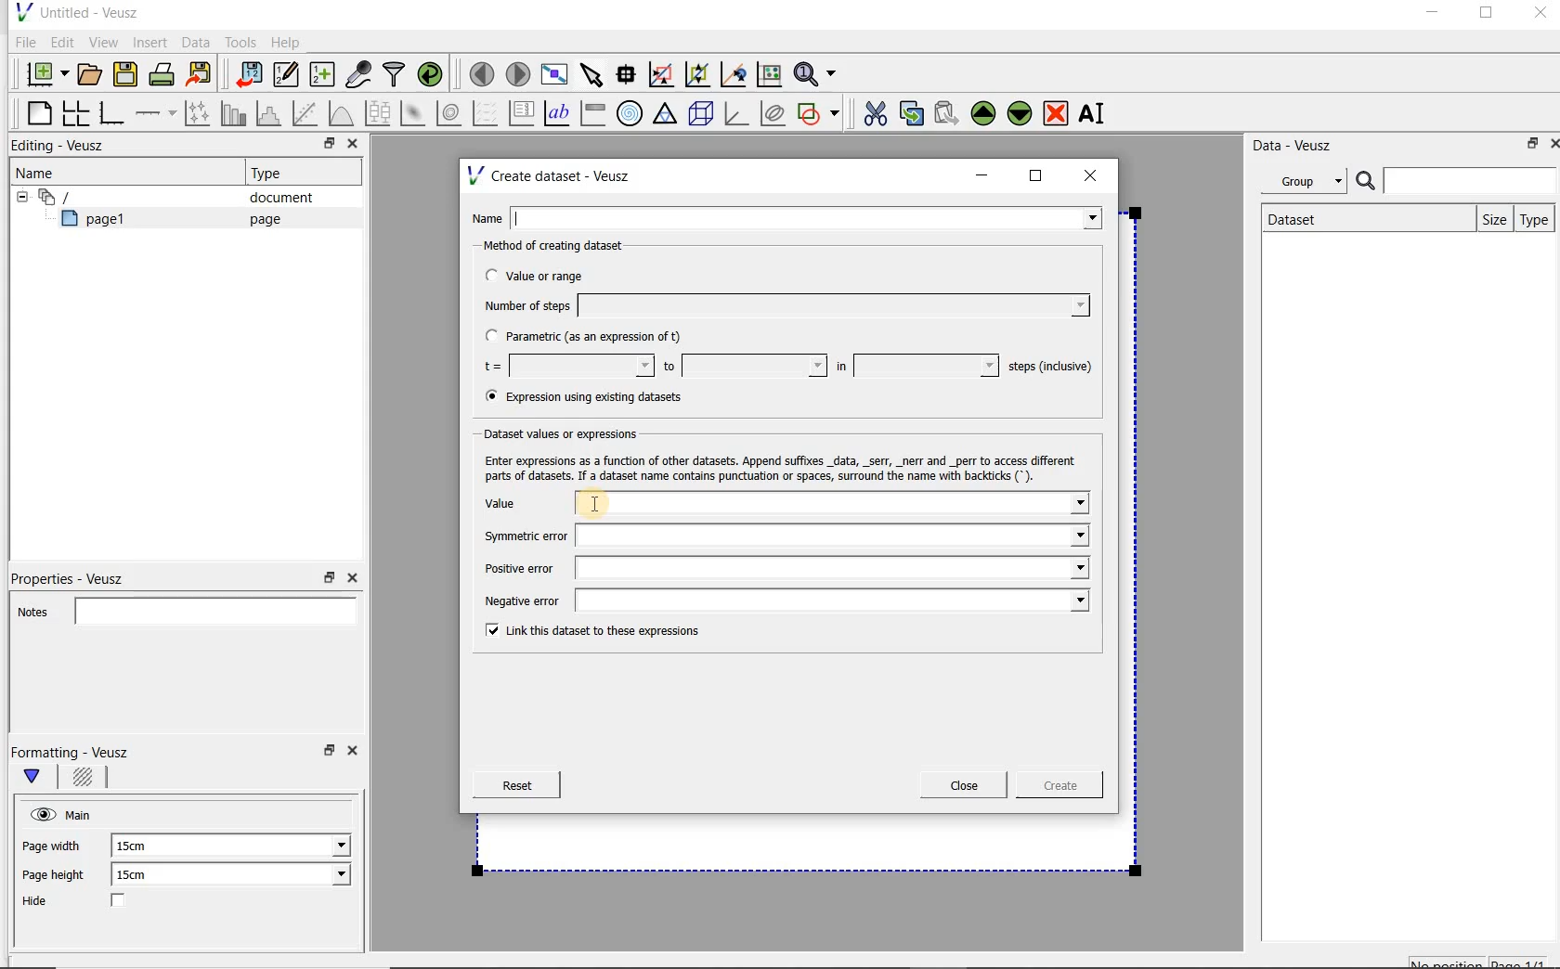  What do you see at coordinates (592, 113) in the screenshot?
I see `image color bar` at bounding box center [592, 113].